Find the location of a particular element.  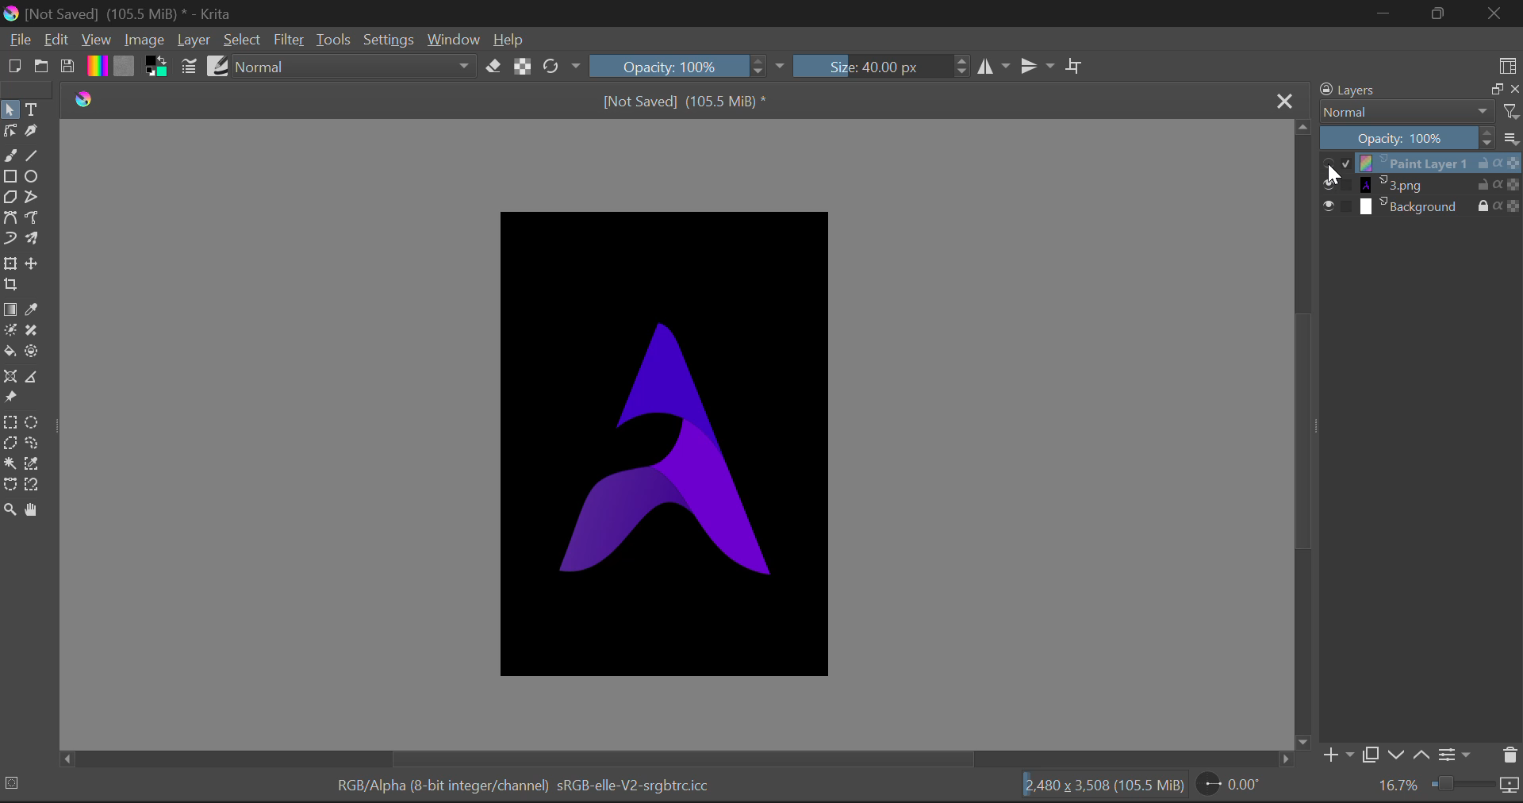

lock layer is located at coordinates (1489, 163).